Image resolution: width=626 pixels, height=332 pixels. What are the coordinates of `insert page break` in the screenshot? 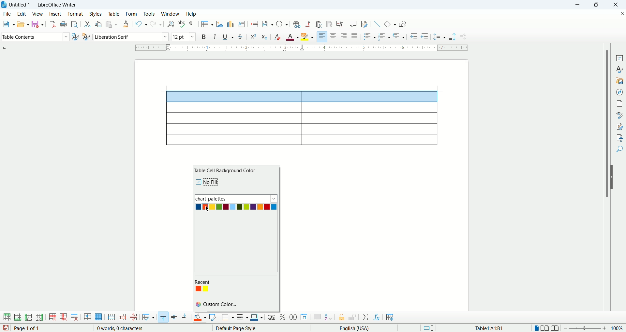 It's located at (256, 24).